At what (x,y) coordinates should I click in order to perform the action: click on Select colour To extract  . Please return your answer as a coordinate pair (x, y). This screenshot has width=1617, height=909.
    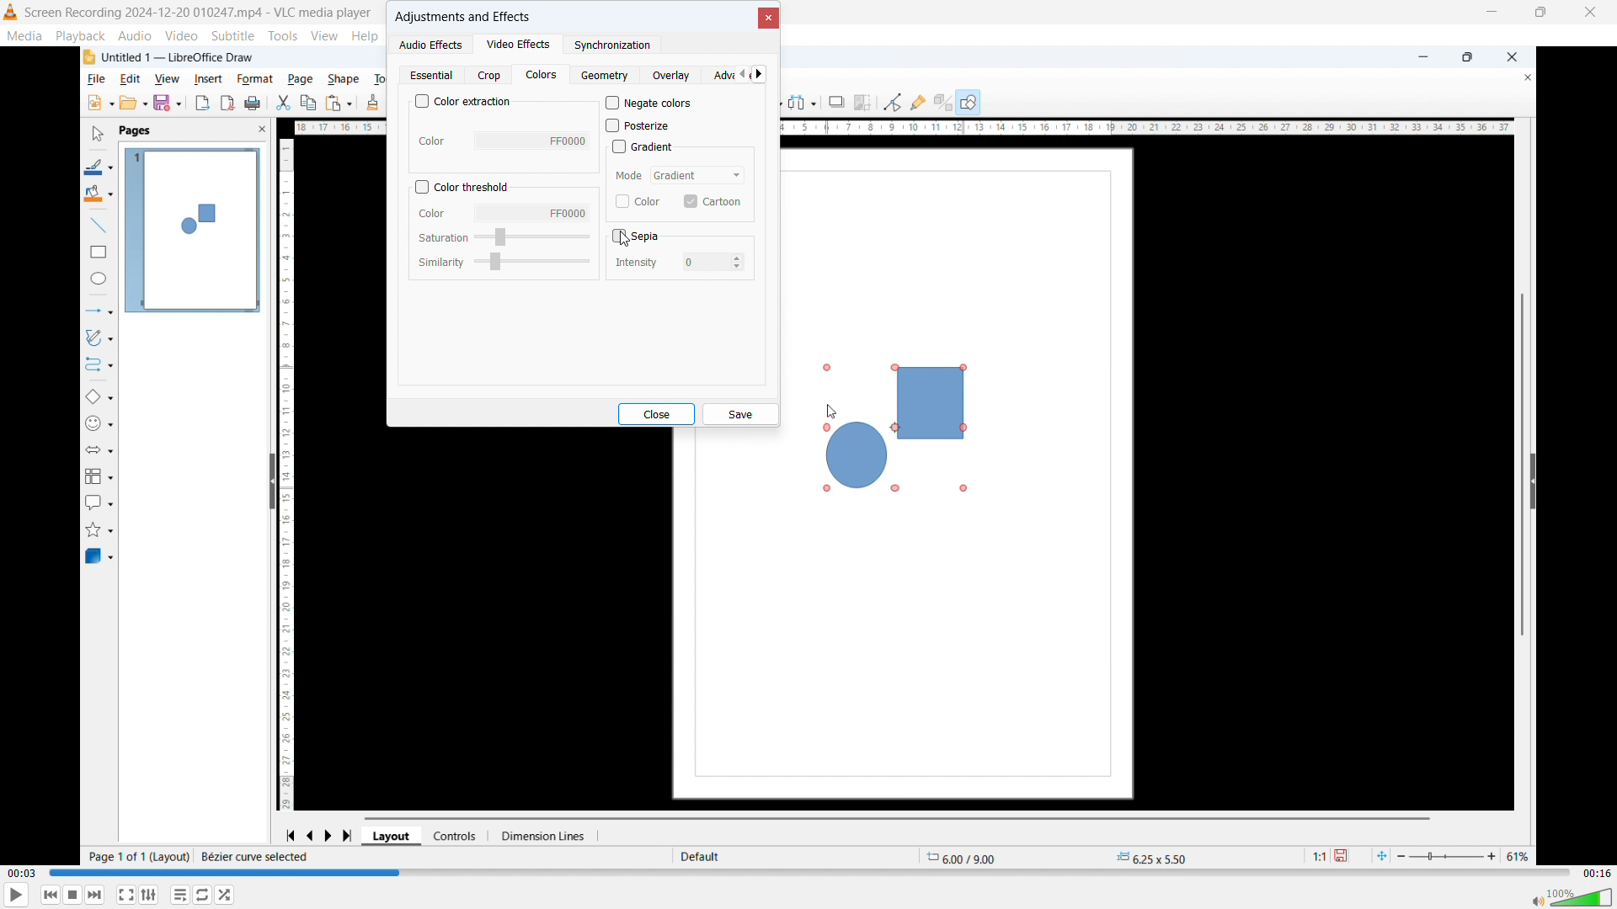
    Looking at the image, I should click on (536, 140).